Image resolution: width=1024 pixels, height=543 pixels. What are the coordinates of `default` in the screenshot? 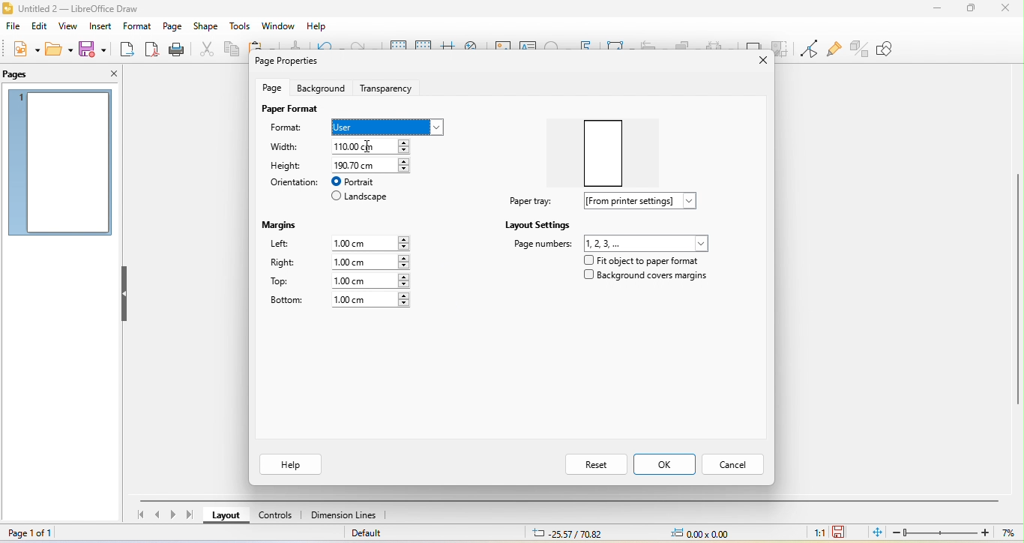 It's located at (376, 535).